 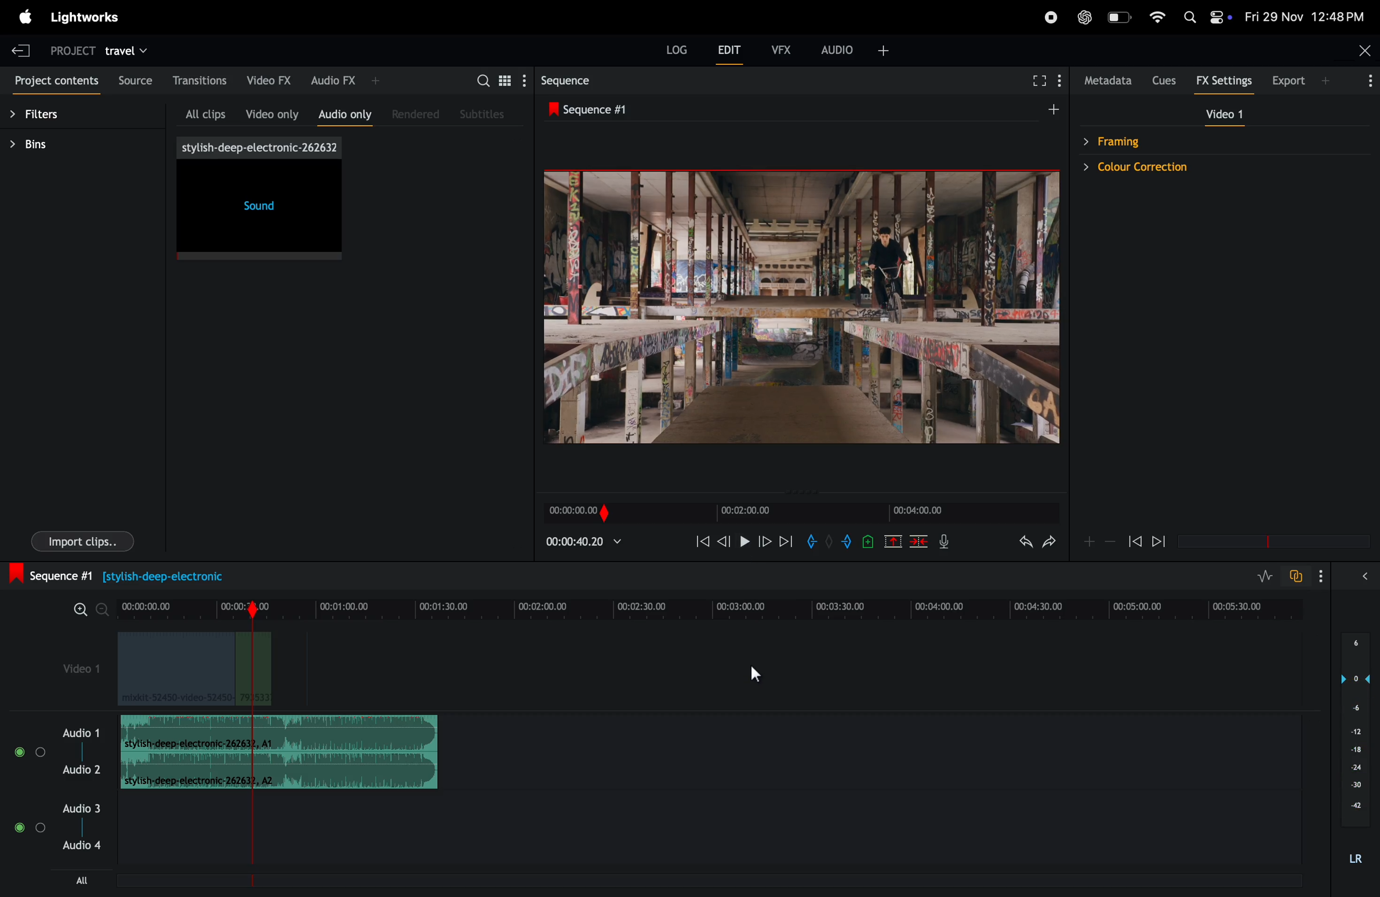 I want to click on previous, so click(x=725, y=541).